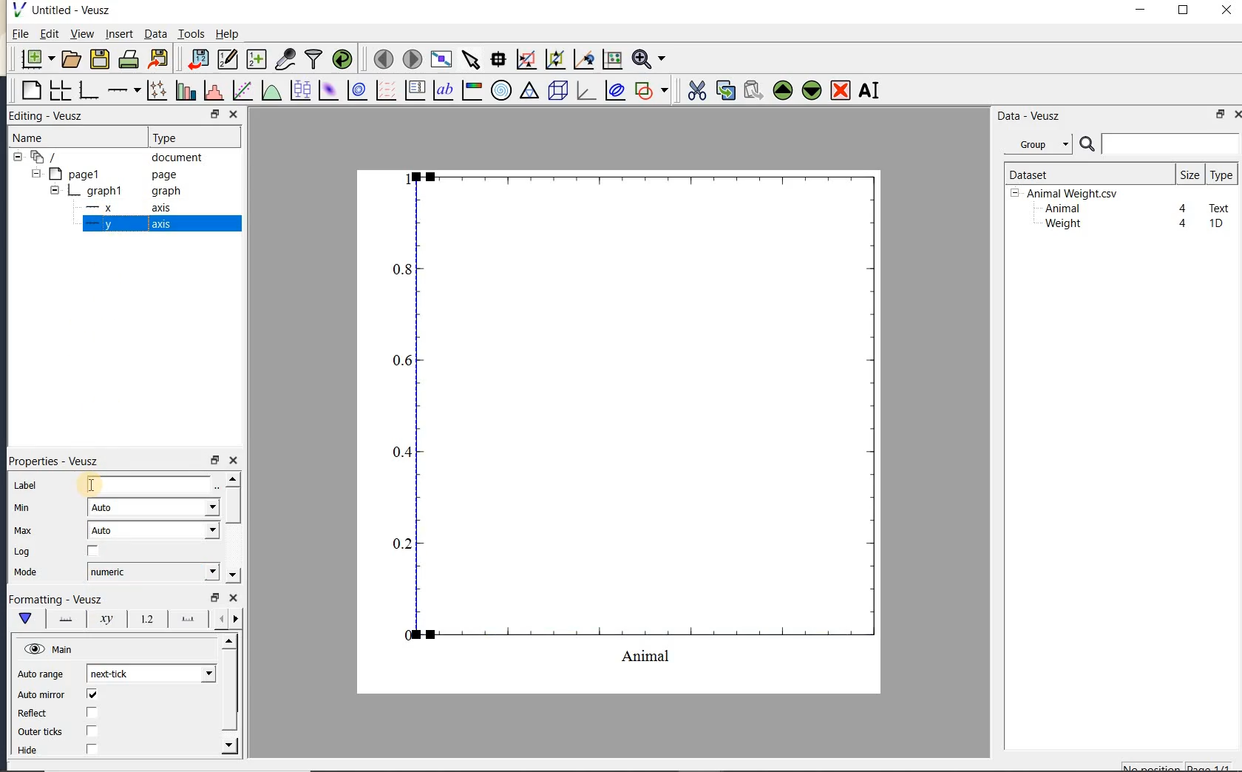  Describe the element at coordinates (356, 89) in the screenshot. I see `plot a 2d dataset as contours` at that location.